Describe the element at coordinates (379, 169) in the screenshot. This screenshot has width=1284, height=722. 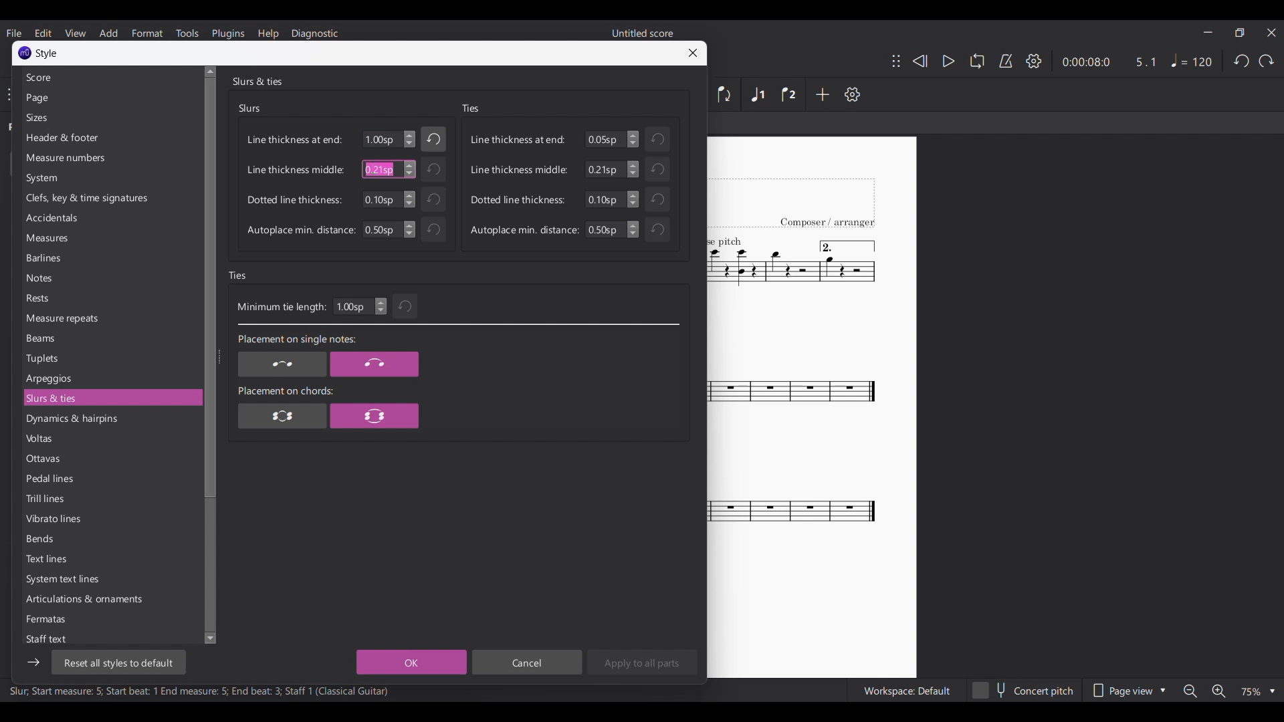
I see `Typing in text` at that location.